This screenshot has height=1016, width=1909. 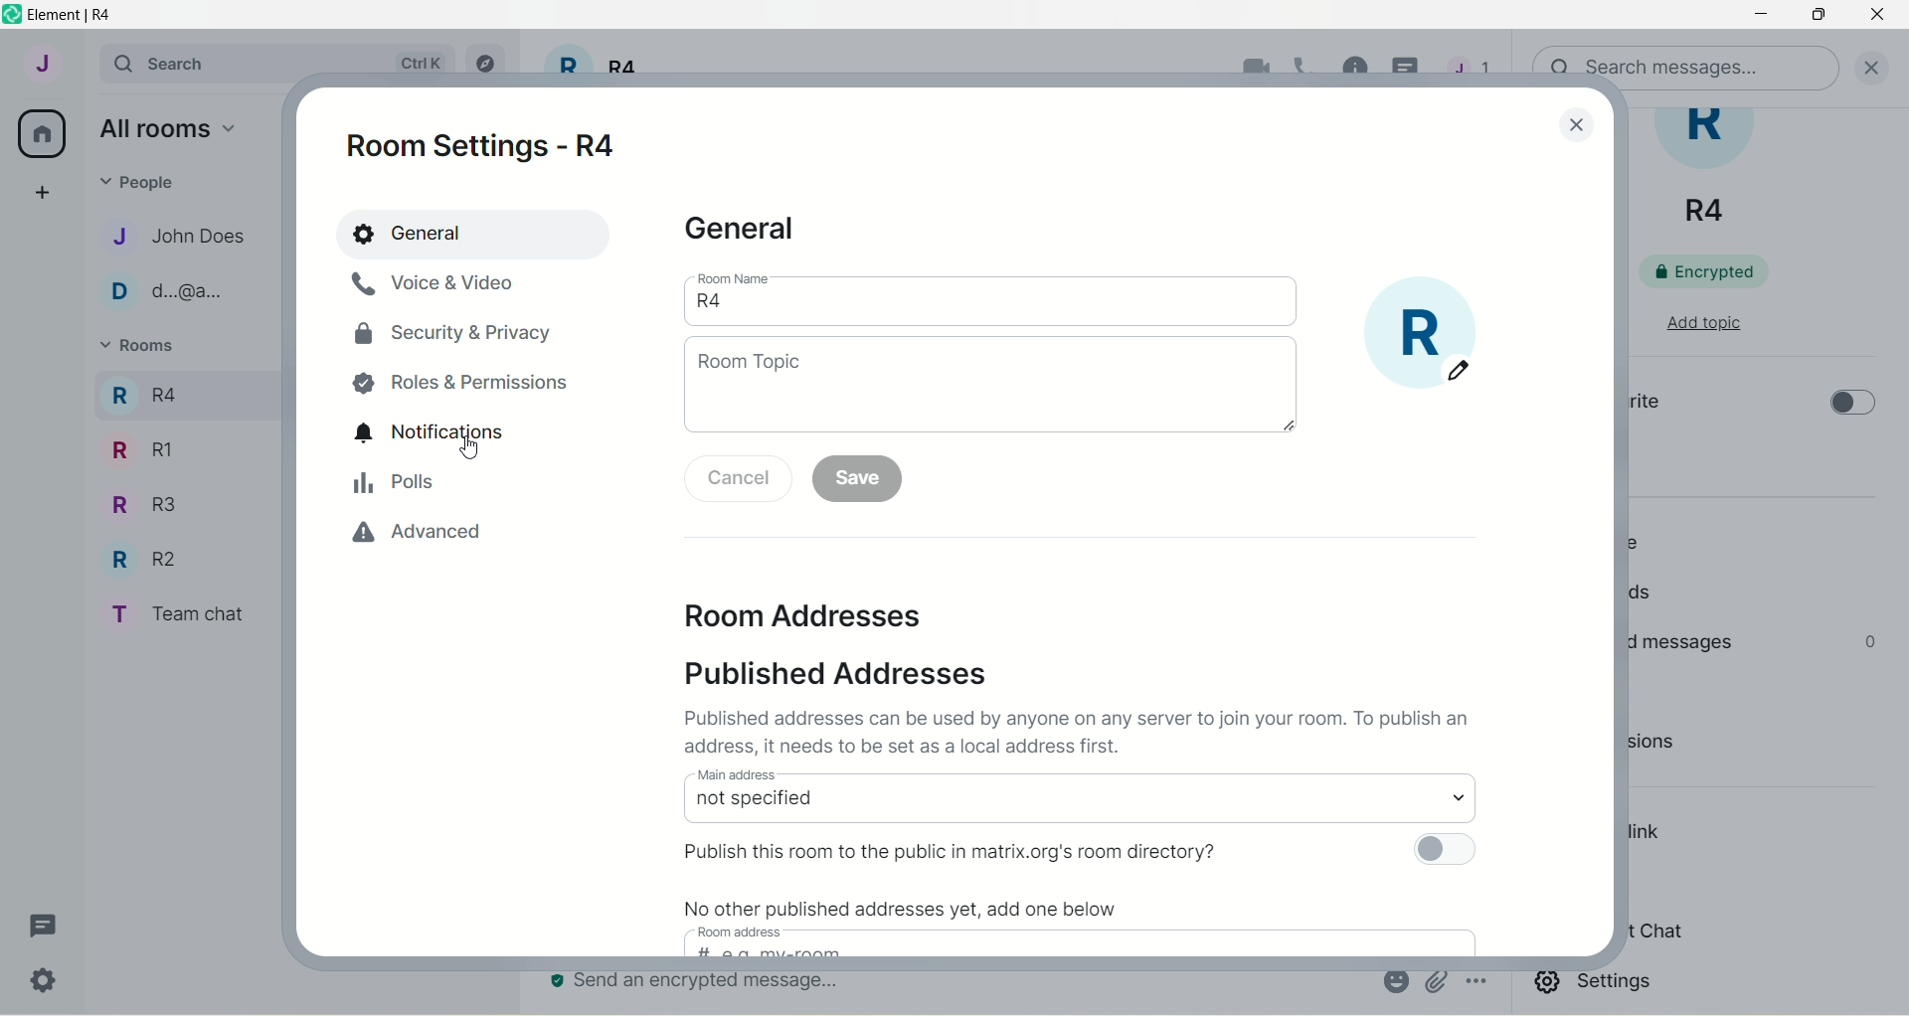 What do you see at coordinates (438, 283) in the screenshot?
I see `voice and video` at bounding box center [438, 283].